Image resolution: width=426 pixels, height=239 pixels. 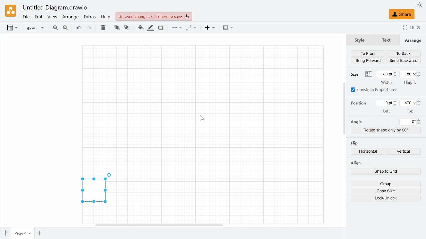 I want to click on To back, so click(x=127, y=28).